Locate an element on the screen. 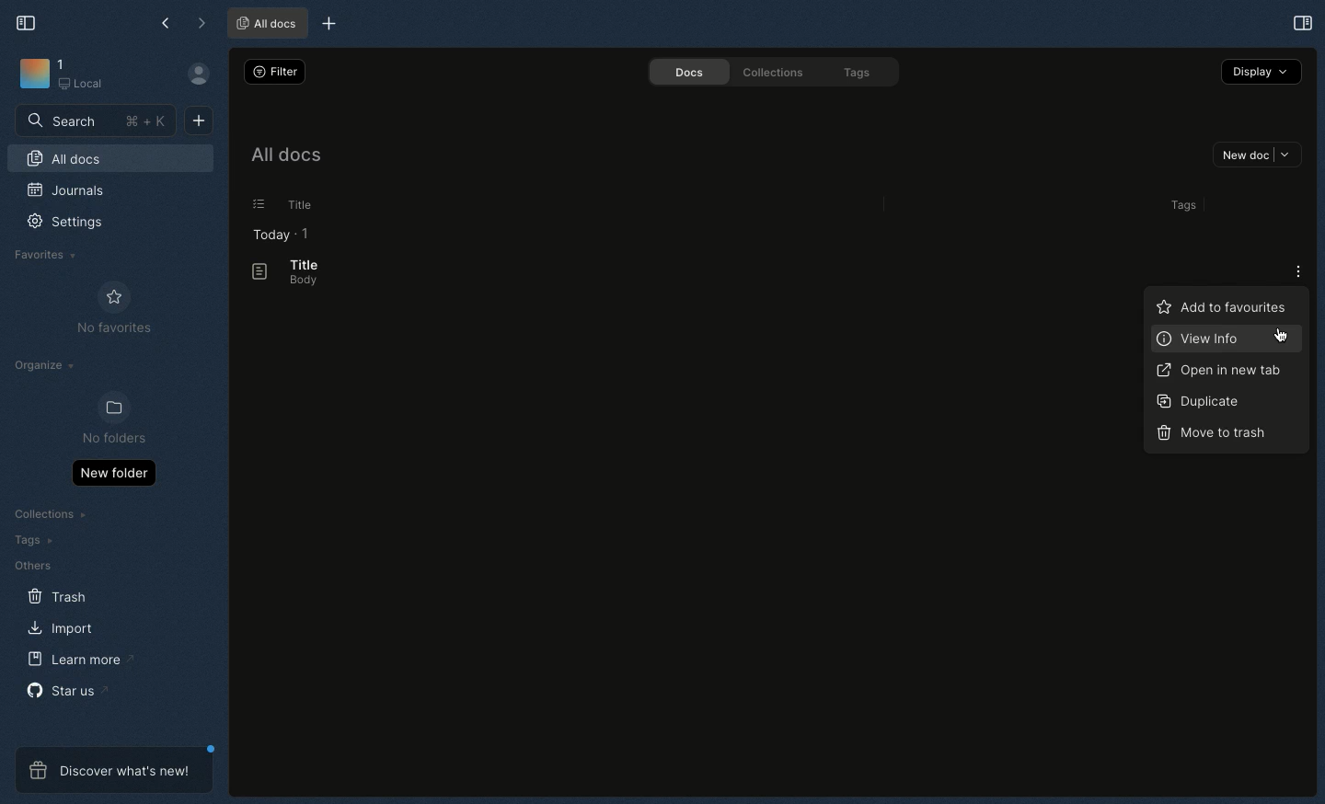 The height and width of the screenshot is (804, 1325). Organize is located at coordinates (47, 368).